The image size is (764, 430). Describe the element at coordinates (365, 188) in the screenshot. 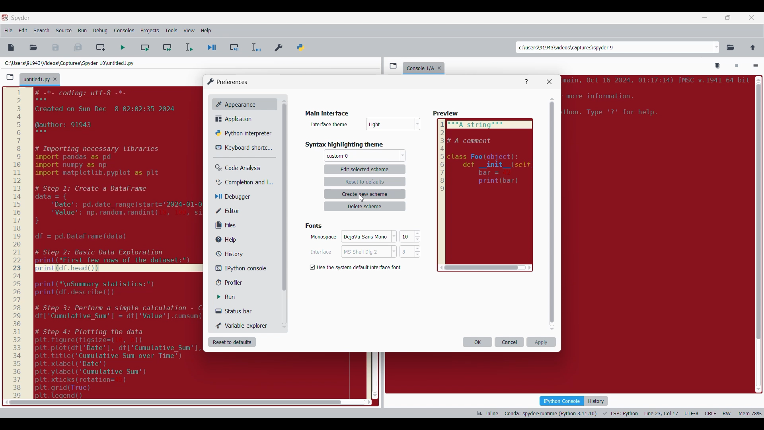

I see `Theme settings` at that location.